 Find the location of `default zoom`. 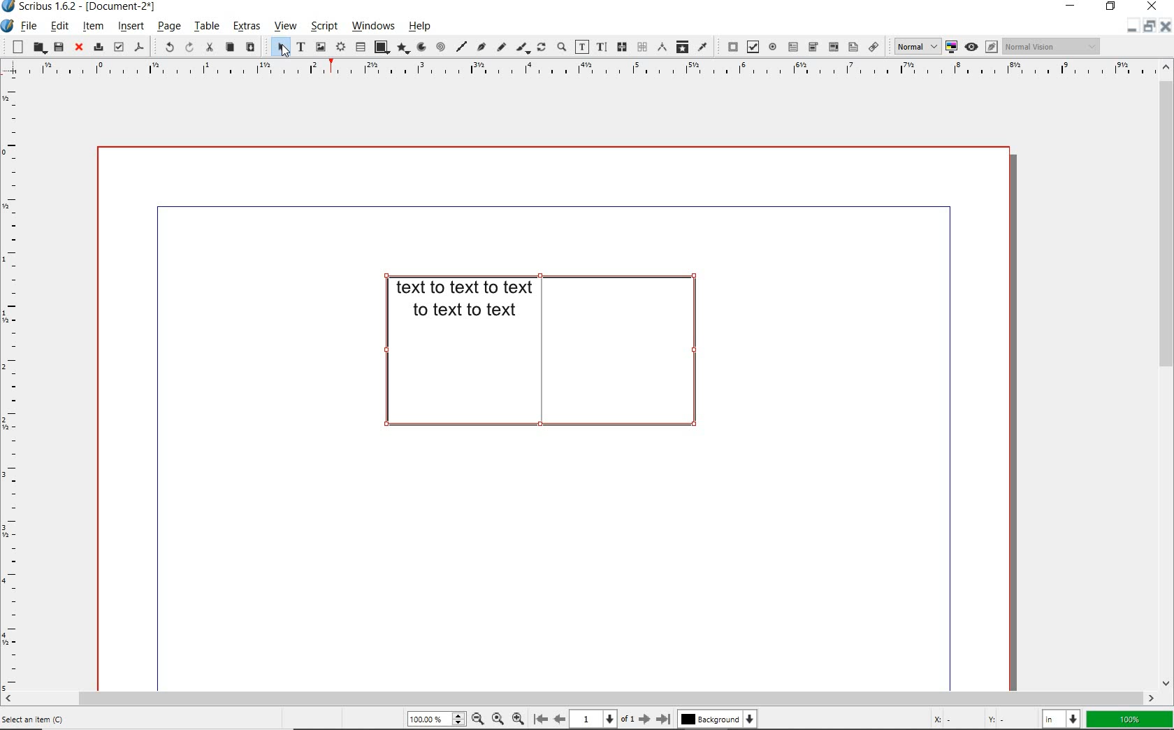

default zoom is located at coordinates (496, 717).